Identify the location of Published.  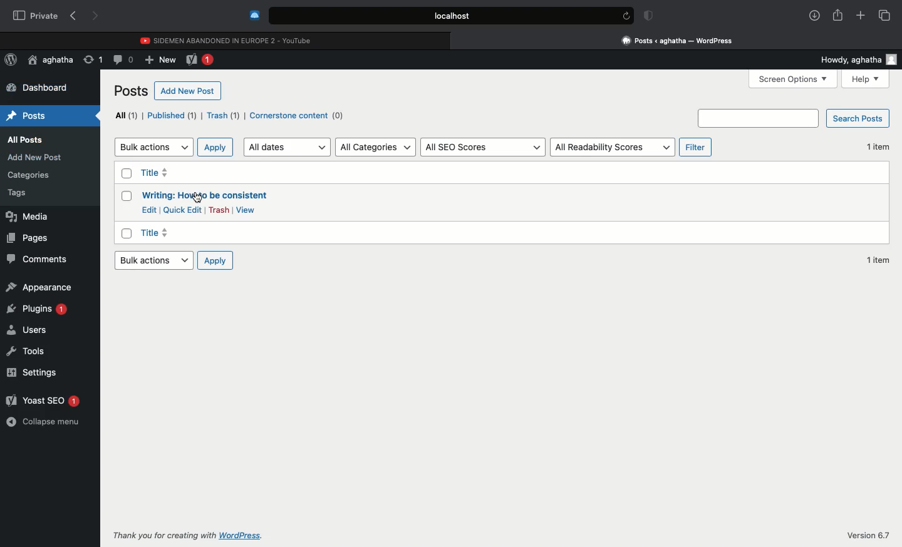
(172, 116).